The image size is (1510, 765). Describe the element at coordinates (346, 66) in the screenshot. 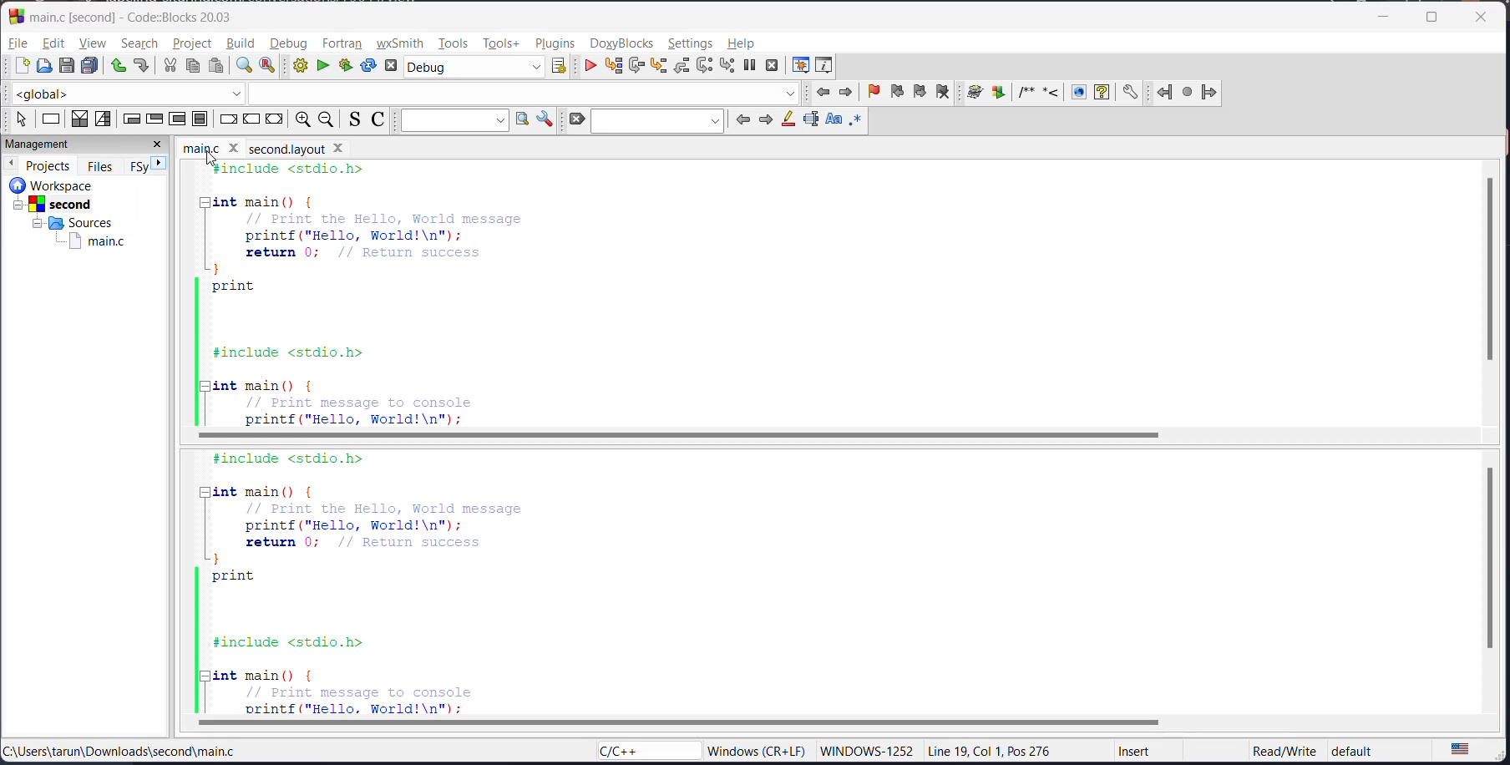

I see `build and run` at that location.